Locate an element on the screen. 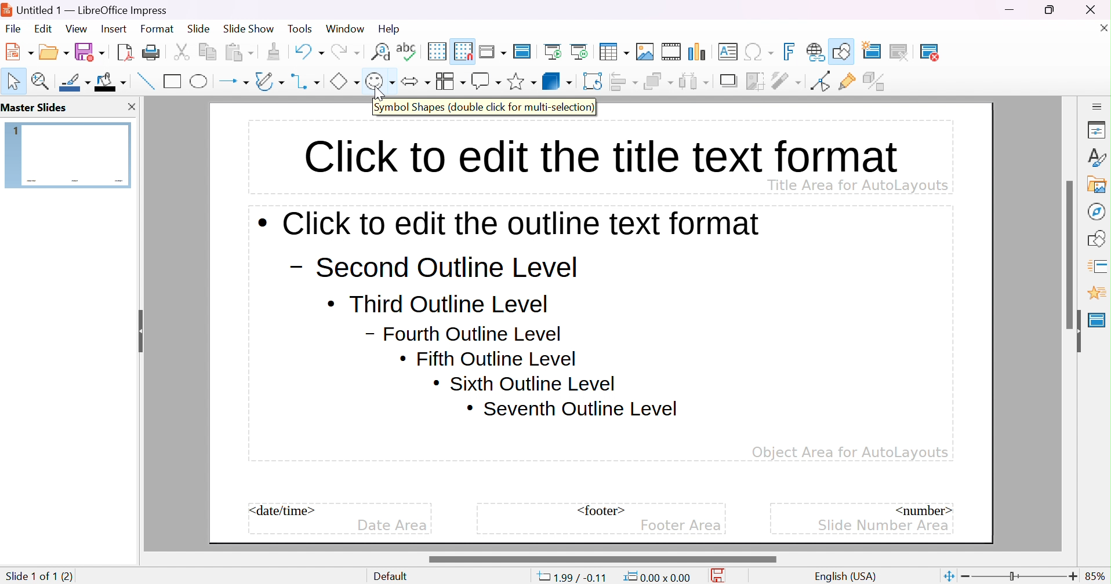 Image resolution: width=1111 pixels, height=584 pixels. restore down is located at coordinates (1050, 9).